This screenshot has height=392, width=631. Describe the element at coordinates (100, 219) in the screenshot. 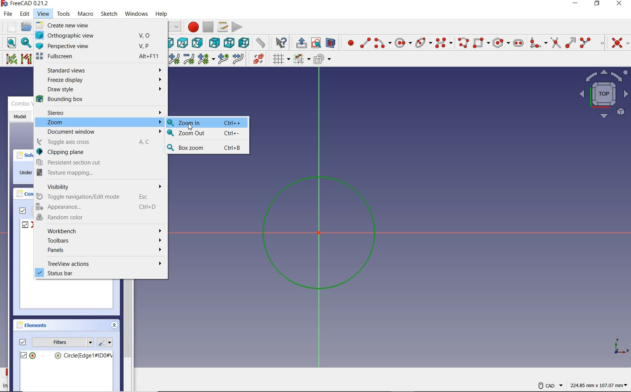

I see `Random color` at that location.